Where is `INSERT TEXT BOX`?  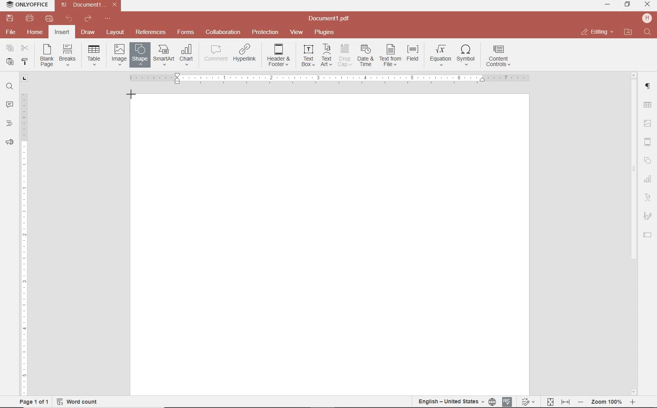
INSERT TEXT BOX is located at coordinates (308, 55).